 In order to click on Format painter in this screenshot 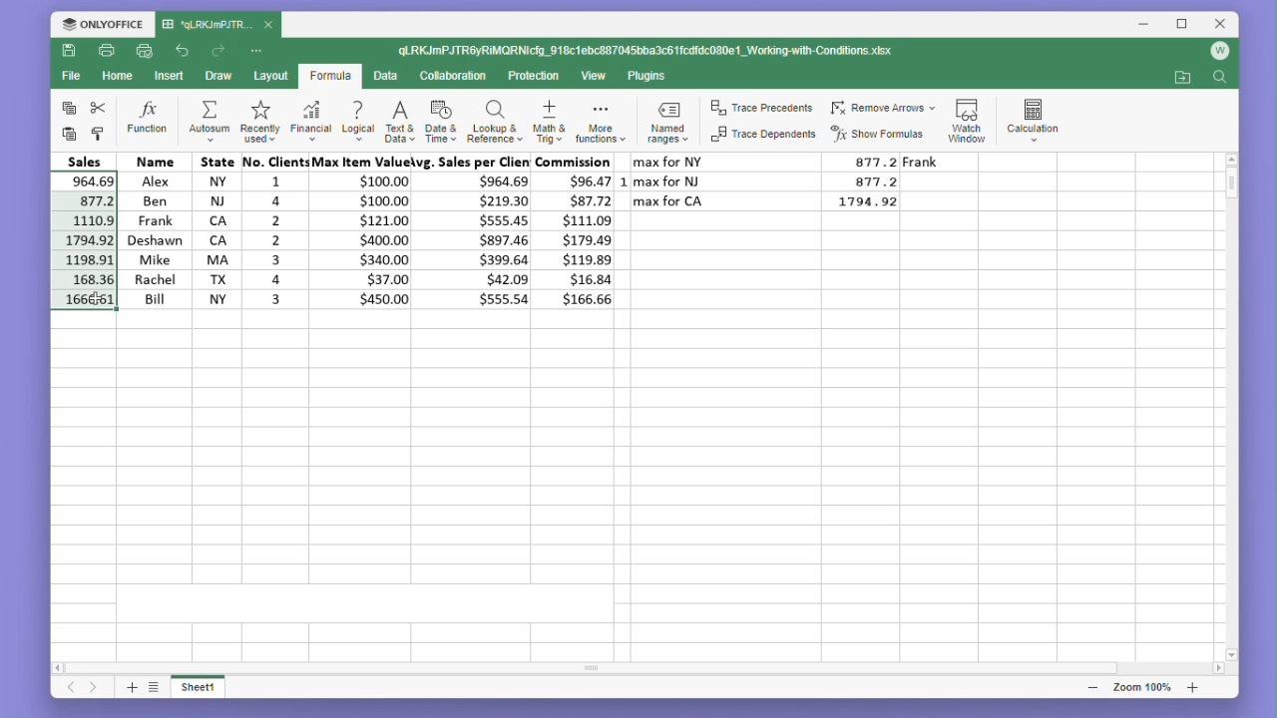, I will do `click(98, 135)`.